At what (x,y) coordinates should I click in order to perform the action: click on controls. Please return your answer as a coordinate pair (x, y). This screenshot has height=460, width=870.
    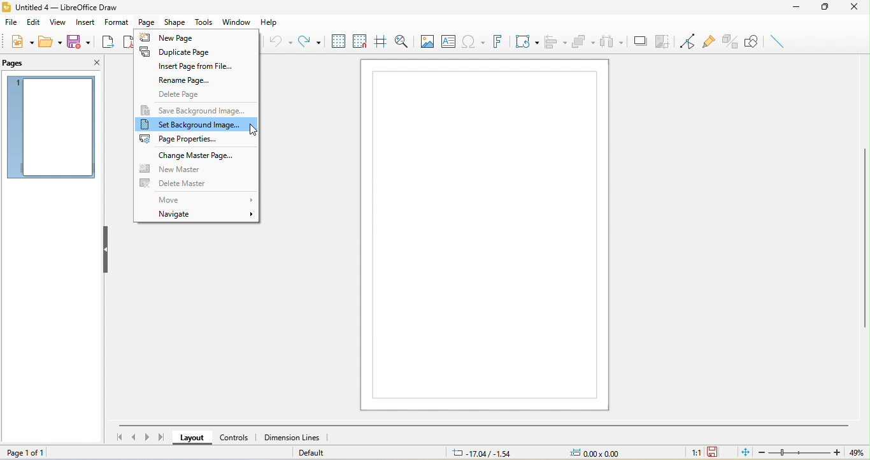
    Looking at the image, I should click on (238, 439).